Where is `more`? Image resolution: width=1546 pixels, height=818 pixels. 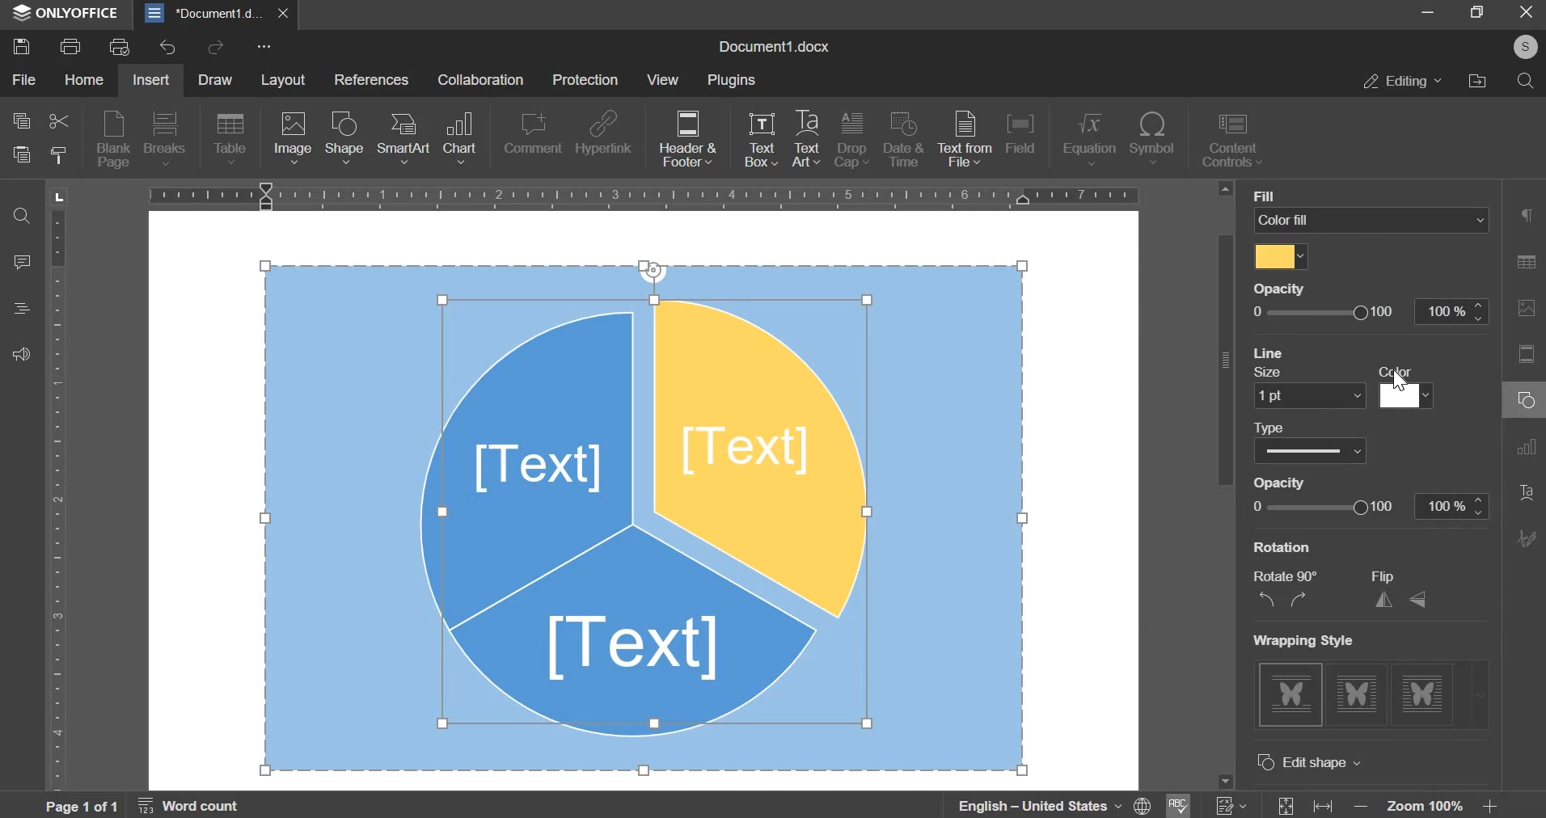 more is located at coordinates (264, 46).